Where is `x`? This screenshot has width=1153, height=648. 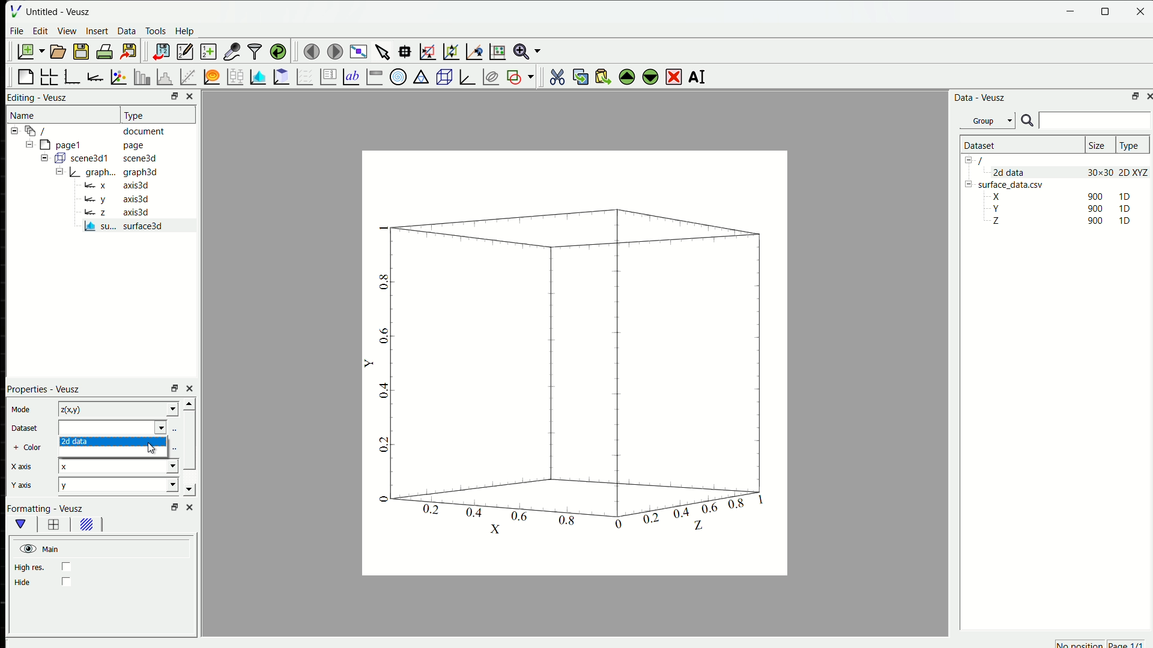 x is located at coordinates (96, 185).